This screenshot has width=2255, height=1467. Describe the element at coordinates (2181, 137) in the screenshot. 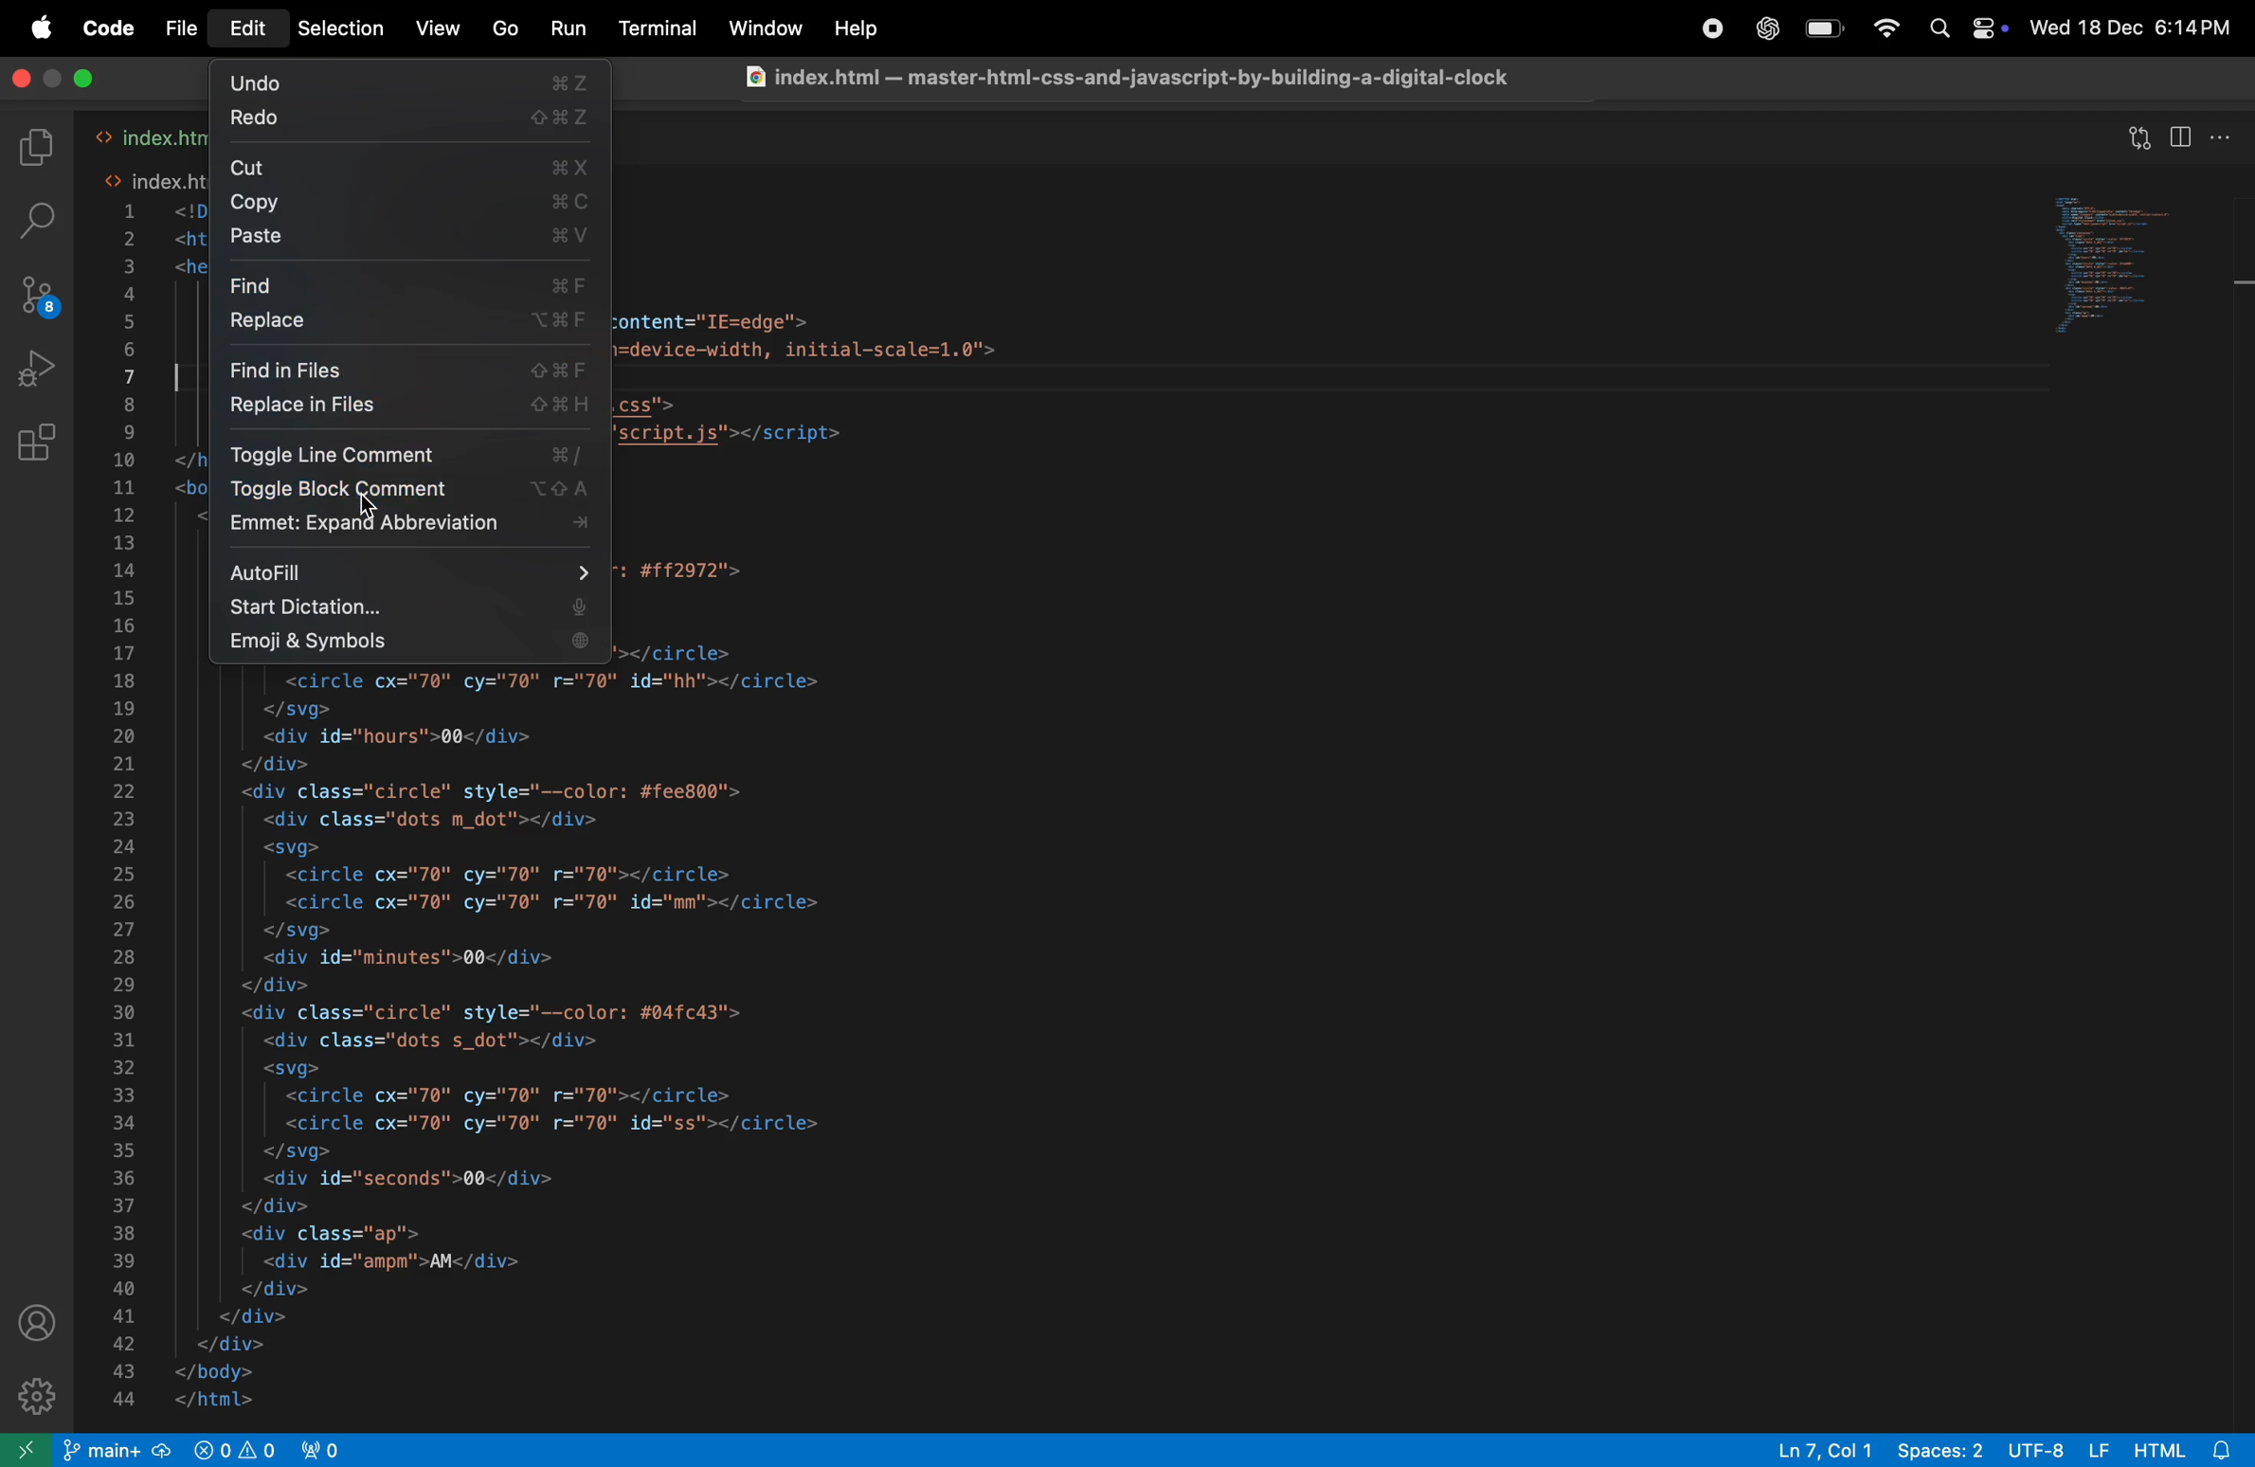

I see `split editor` at that location.